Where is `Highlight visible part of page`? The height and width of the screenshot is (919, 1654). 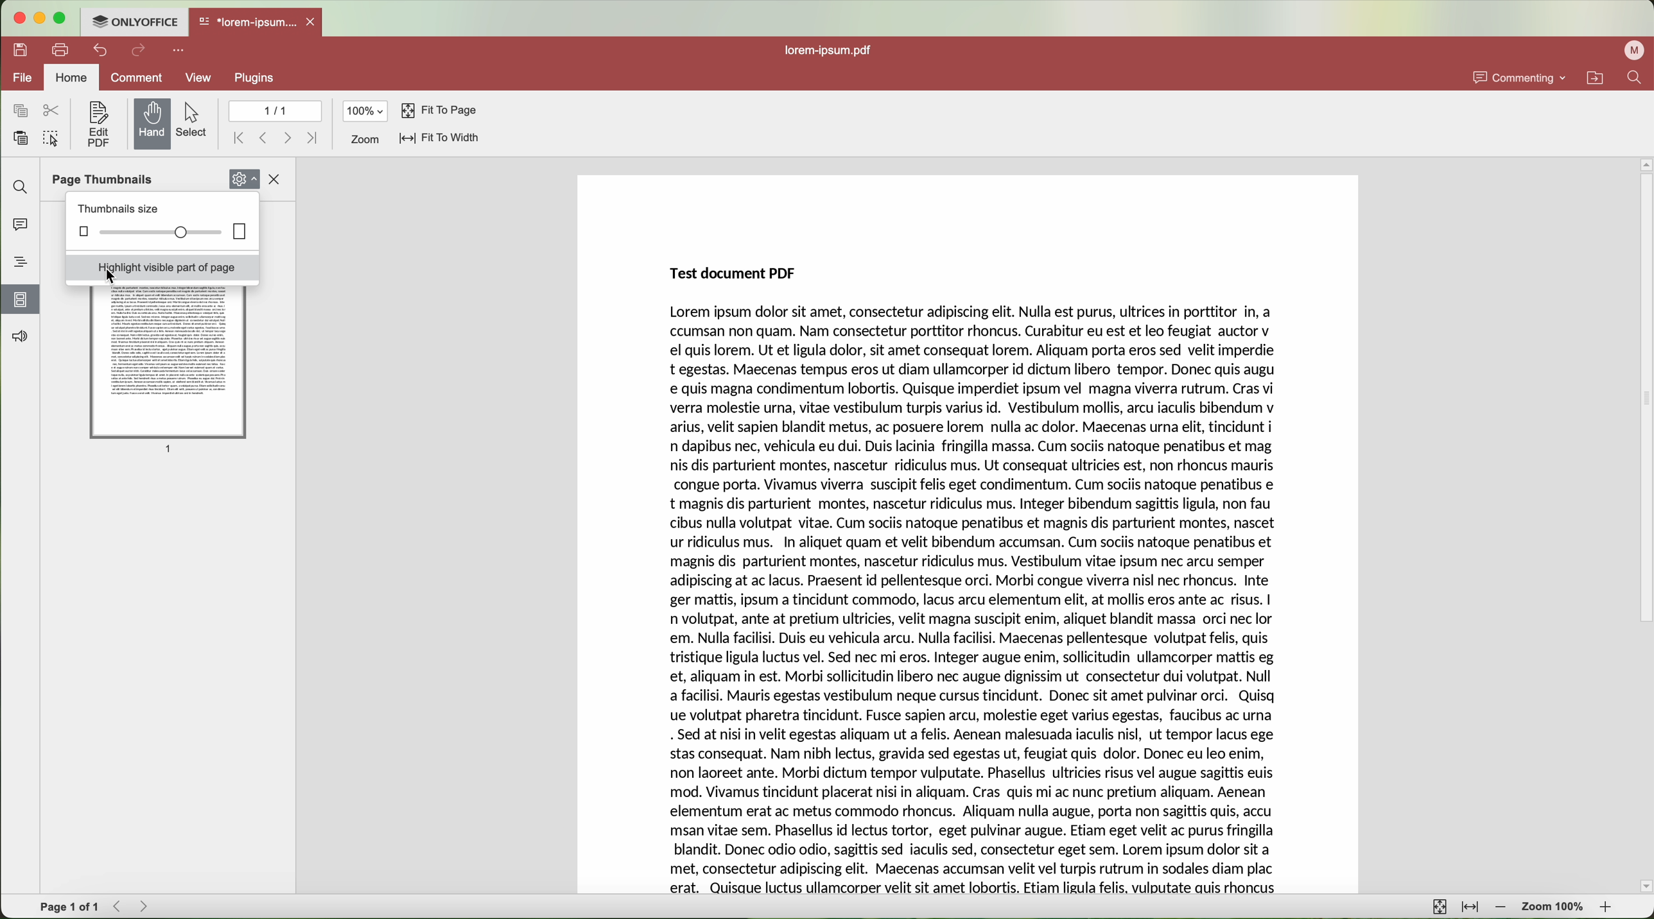
Highlight visible part of page is located at coordinates (160, 268).